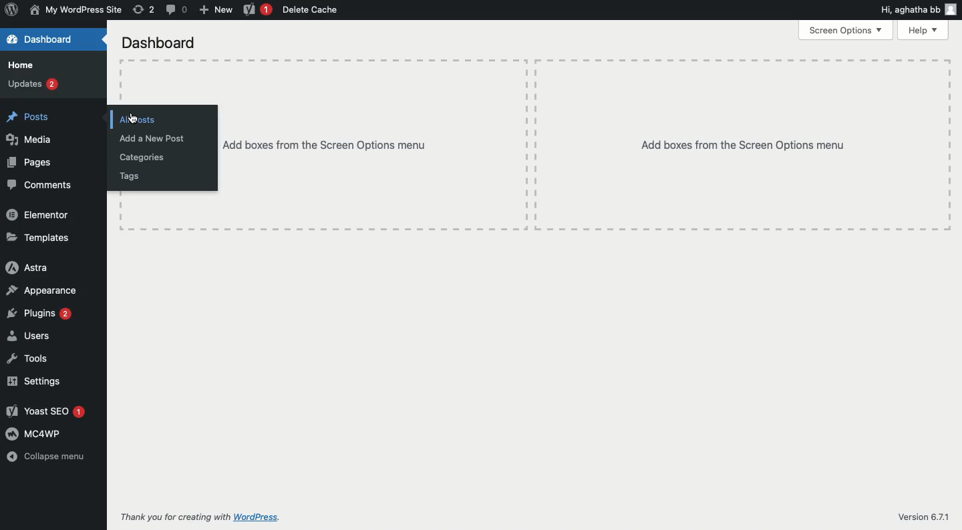  I want to click on Yoast, so click(257, 10).